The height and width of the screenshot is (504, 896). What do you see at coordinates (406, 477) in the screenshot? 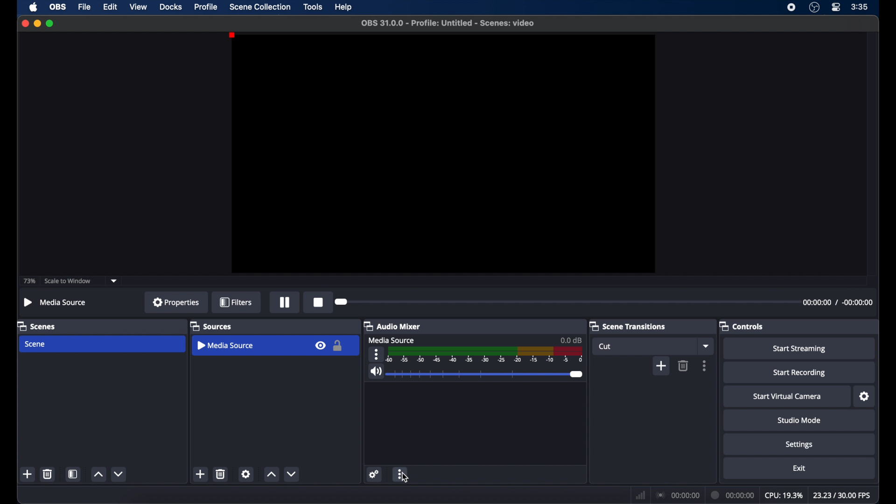
I see `cursor` at bounding box center [406, 477].